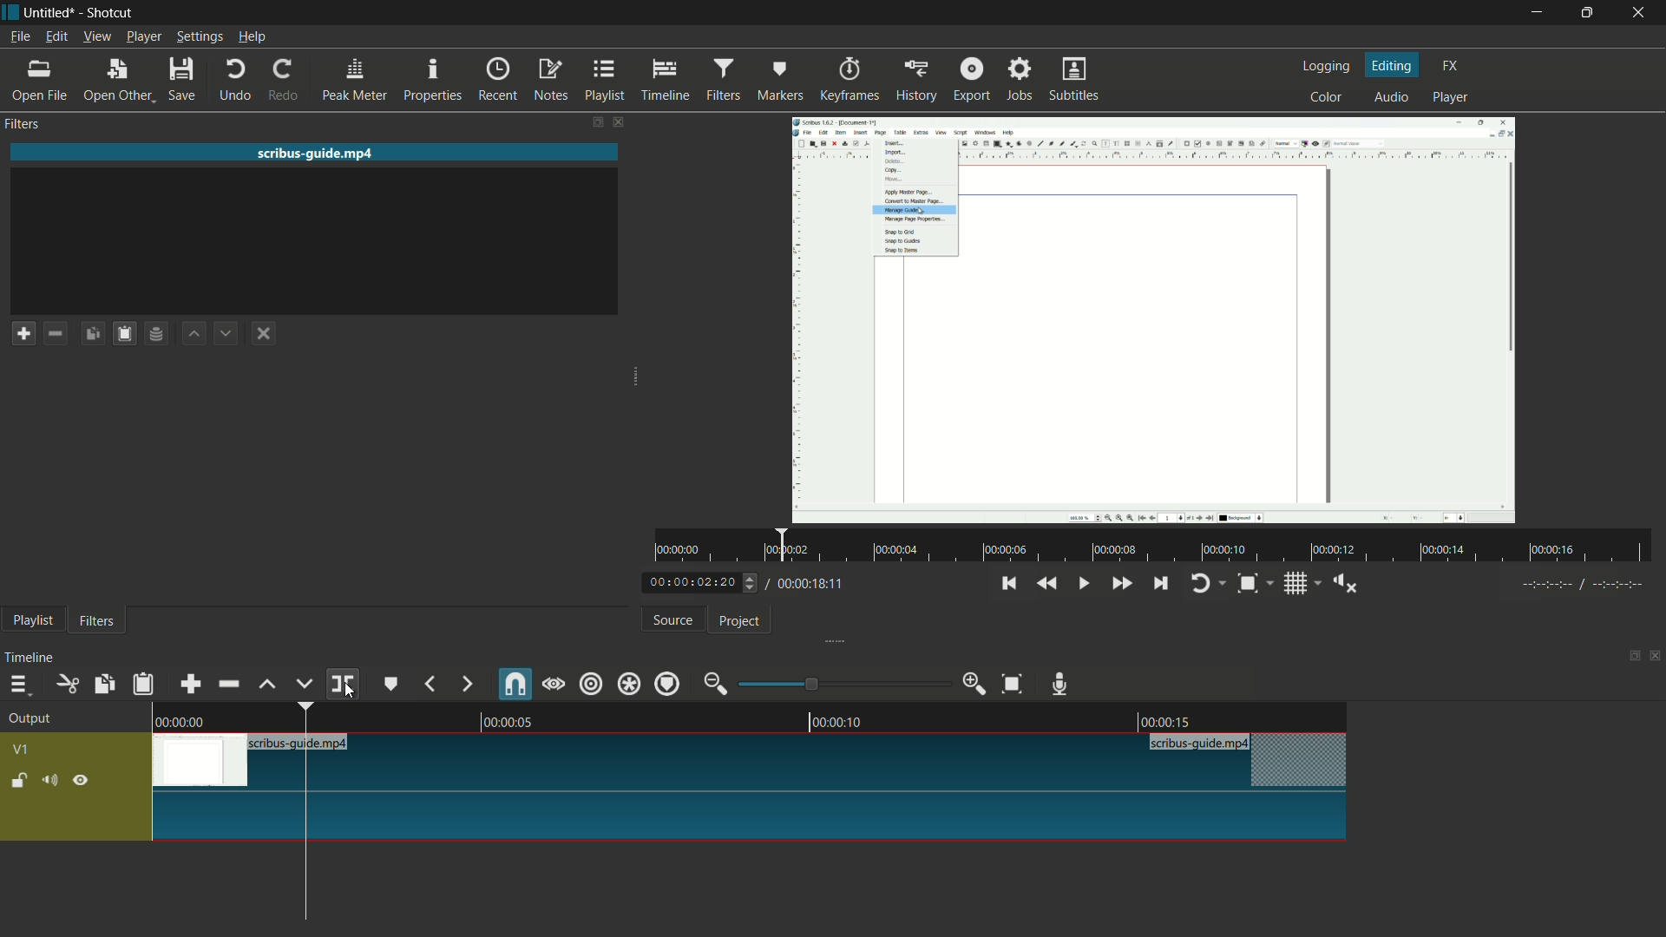  What do you see at coordinates (1326, 95) in the screenshot?
I see `color` at bounding box center [1326, 95].